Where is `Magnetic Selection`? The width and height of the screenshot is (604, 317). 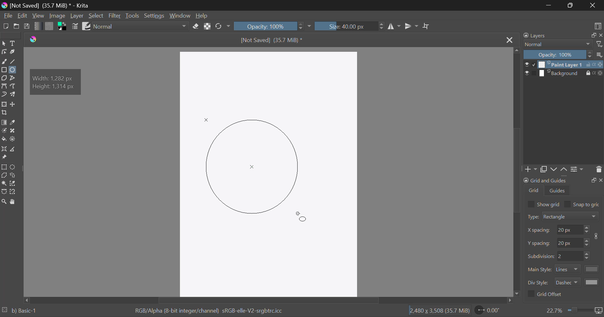 Magnetic Selection is located at coordinates (14, 191).